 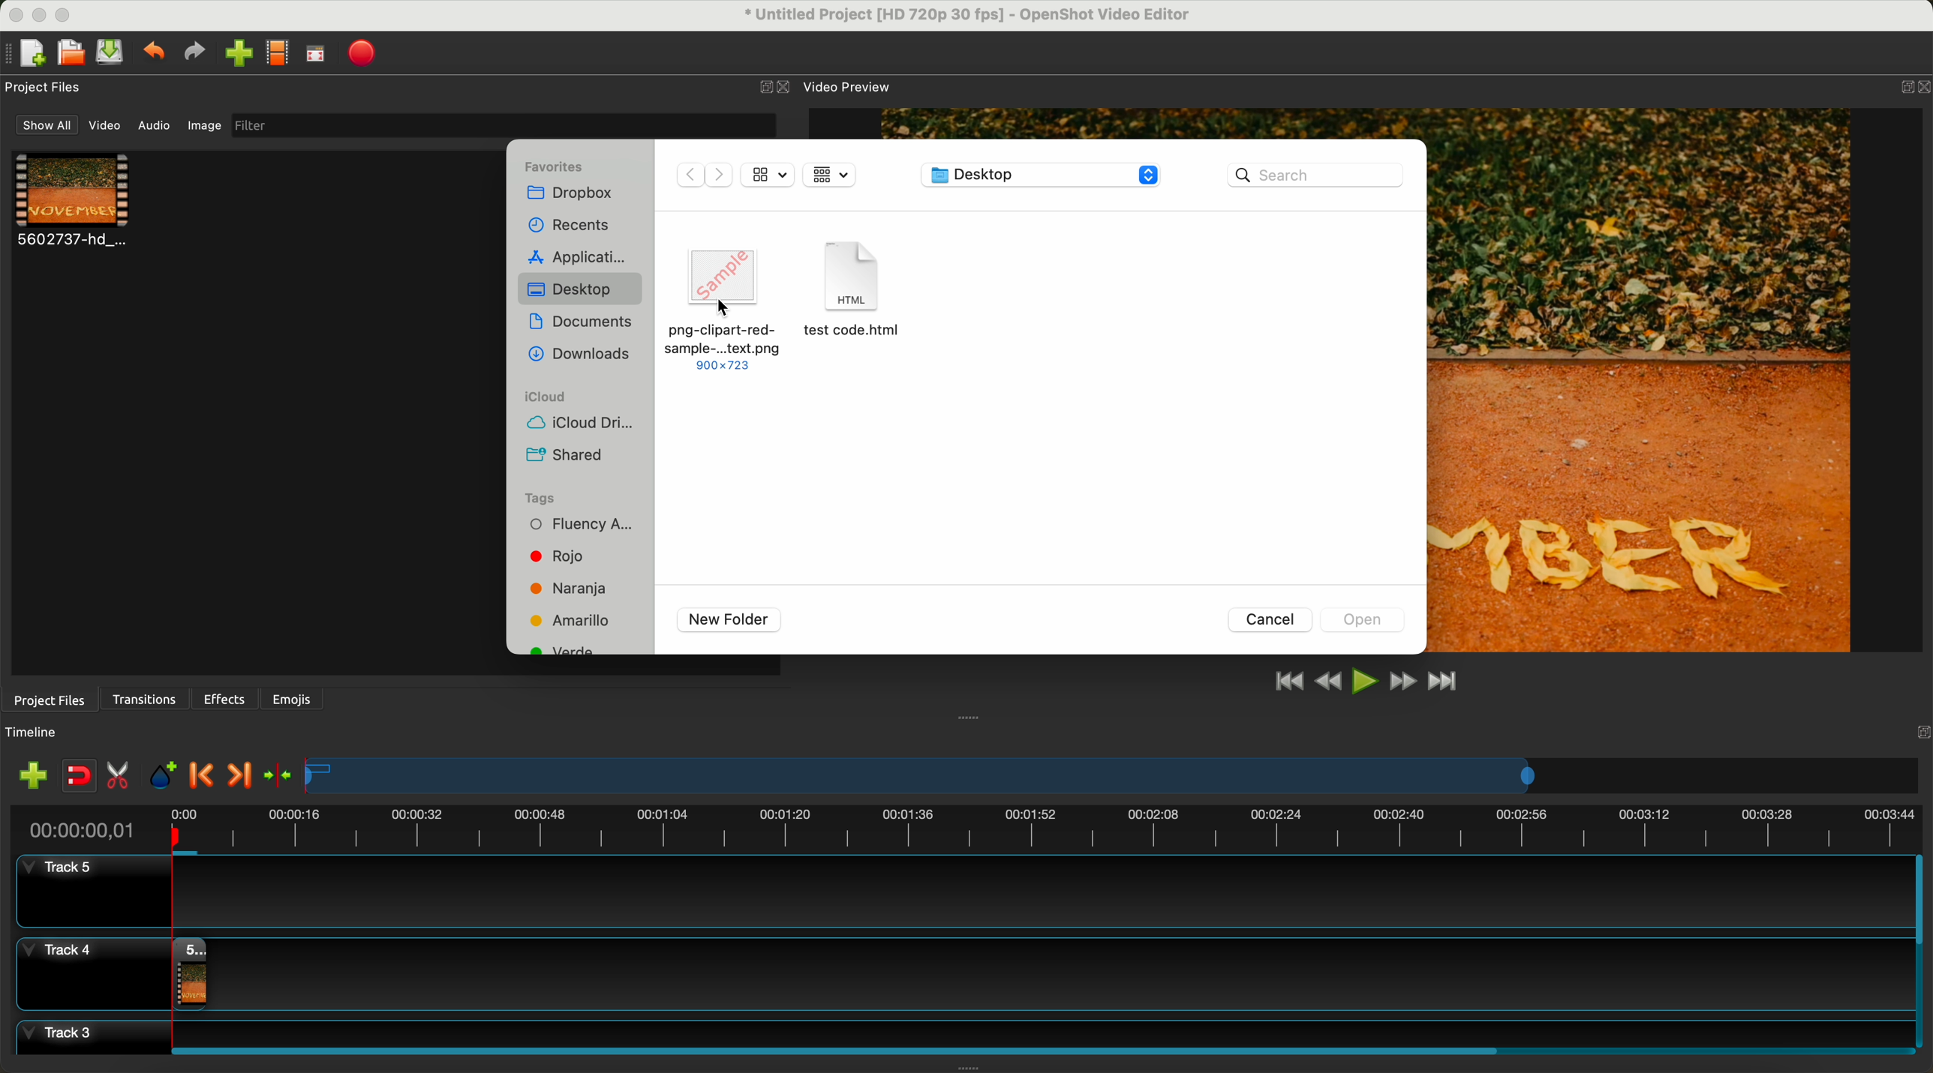 What do you see at coordinates (967, 1068) in the screenshot?
I see `Window Expanding` at bounding box center [967, 1068].